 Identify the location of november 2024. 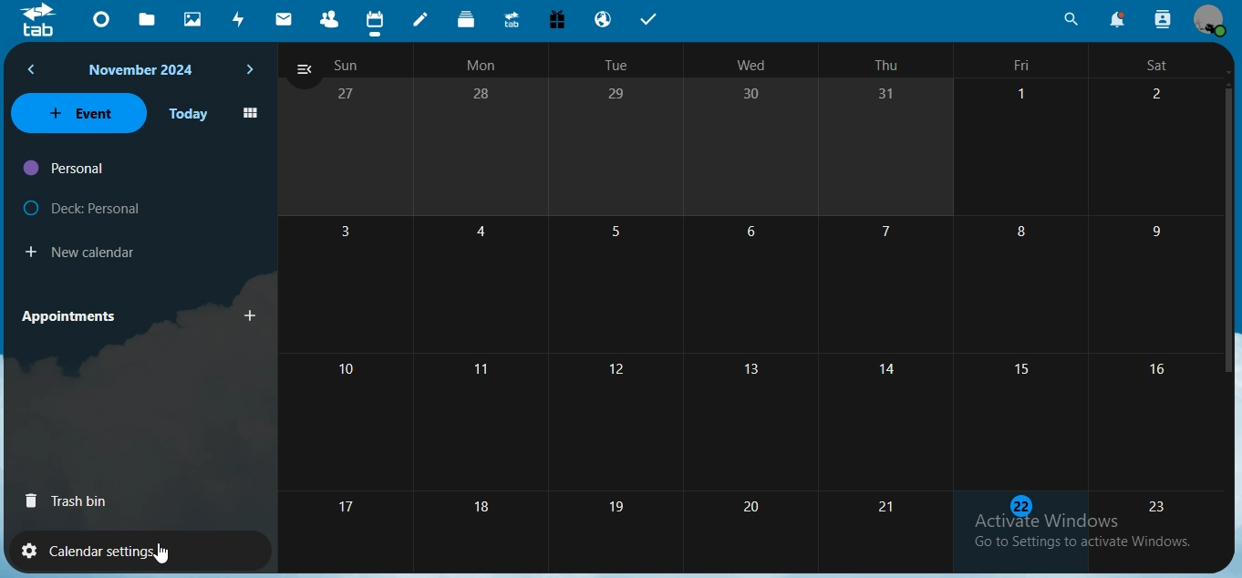
(145, 70).